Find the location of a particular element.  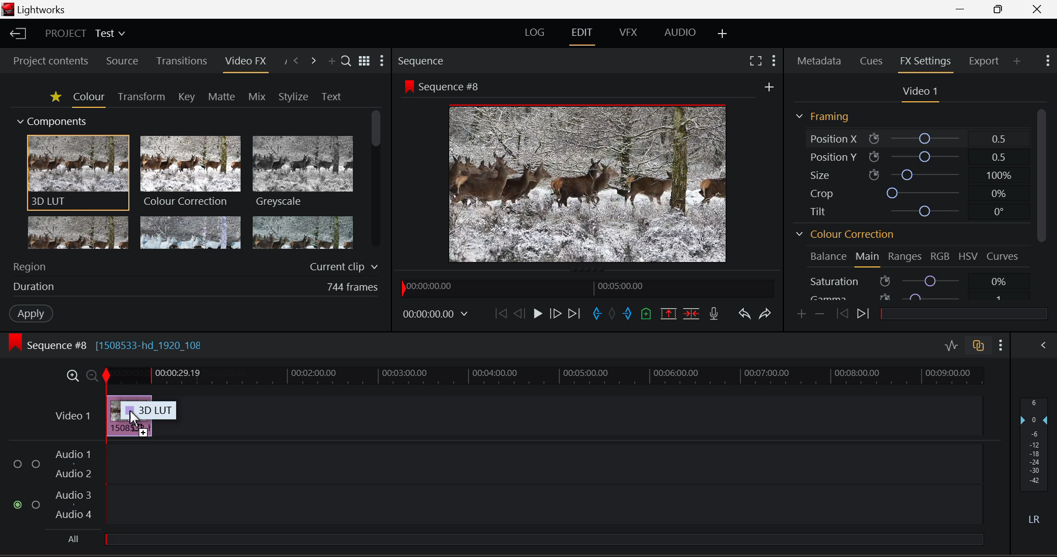

DRAG_TO Cursor Position is located at coordinates (133, 416).